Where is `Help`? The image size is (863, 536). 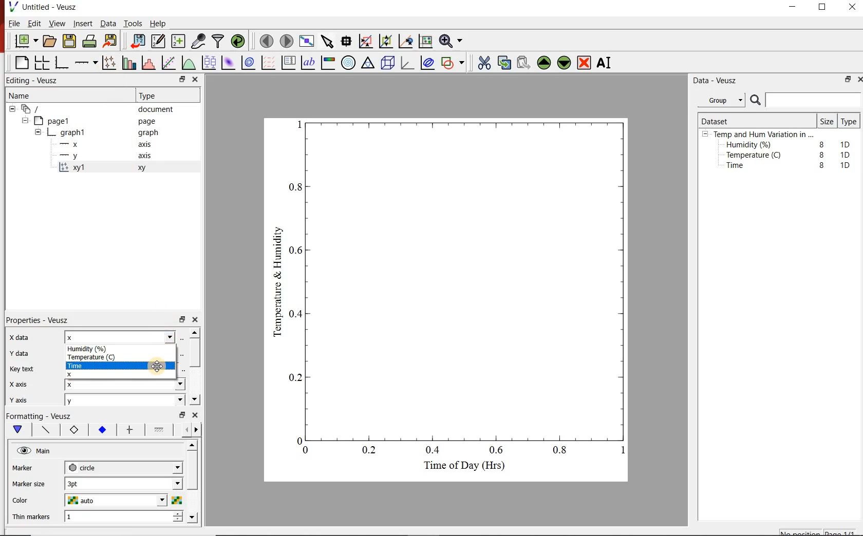
Help is located at coordinates (159, 23).